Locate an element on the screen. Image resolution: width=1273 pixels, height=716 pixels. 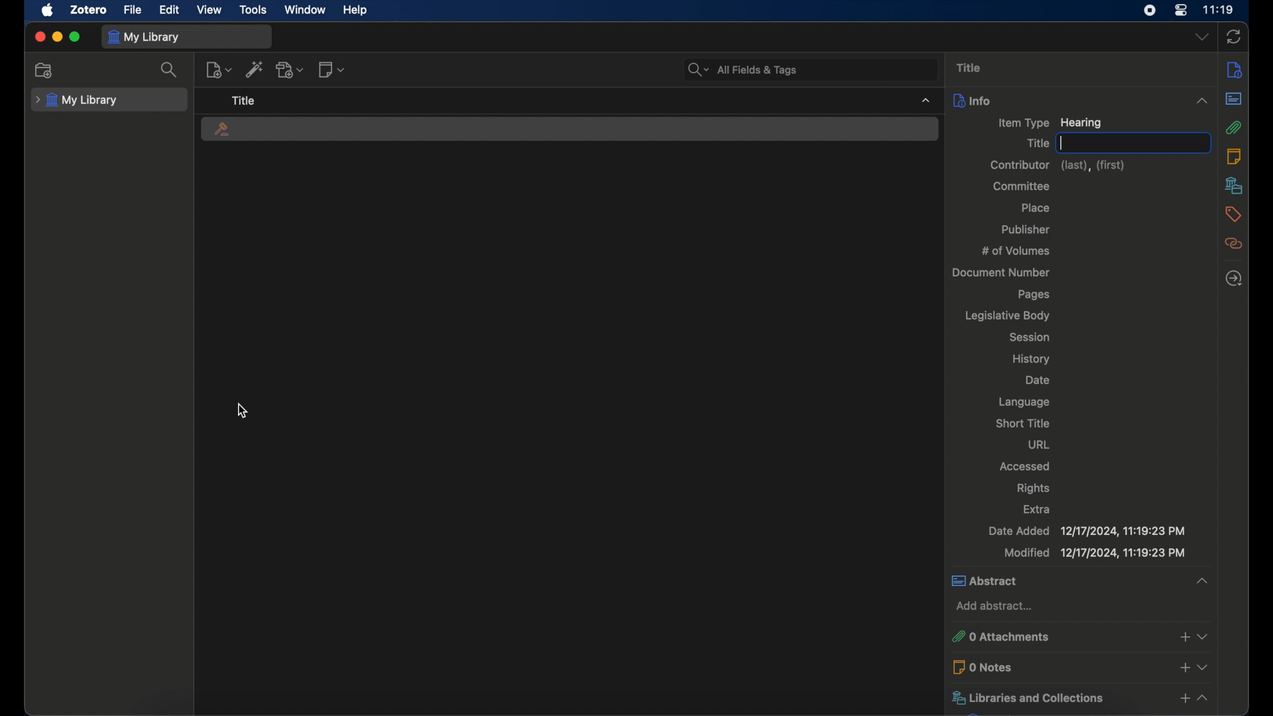
view is located at coordinates (208, 10).